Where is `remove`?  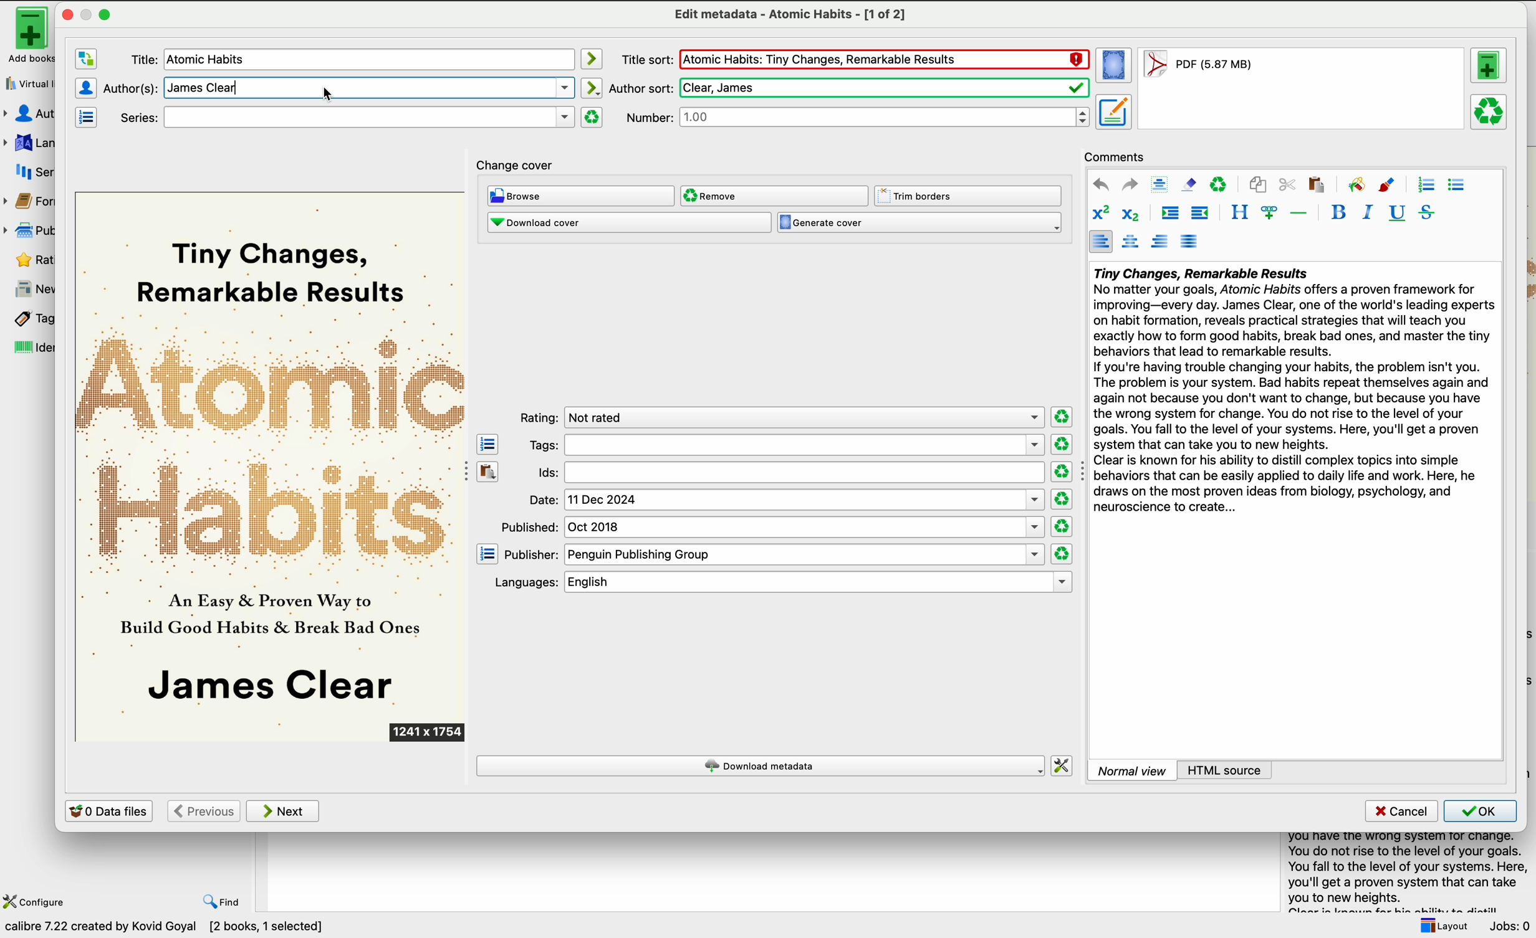 remove is located at coordinates (774, 196).